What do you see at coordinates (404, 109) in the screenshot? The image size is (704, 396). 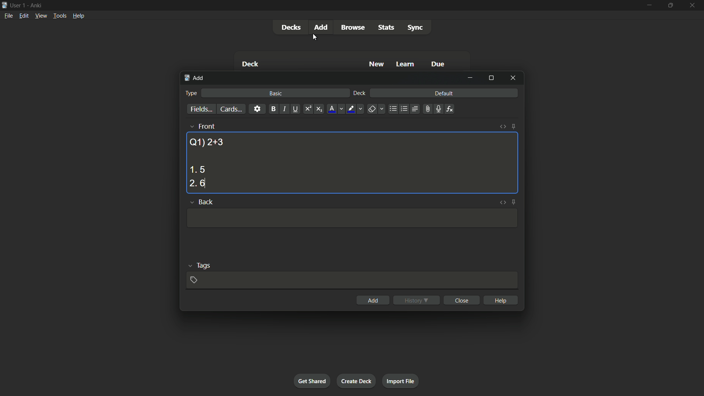 I see `ordered list` at bounding box center [404, 109].